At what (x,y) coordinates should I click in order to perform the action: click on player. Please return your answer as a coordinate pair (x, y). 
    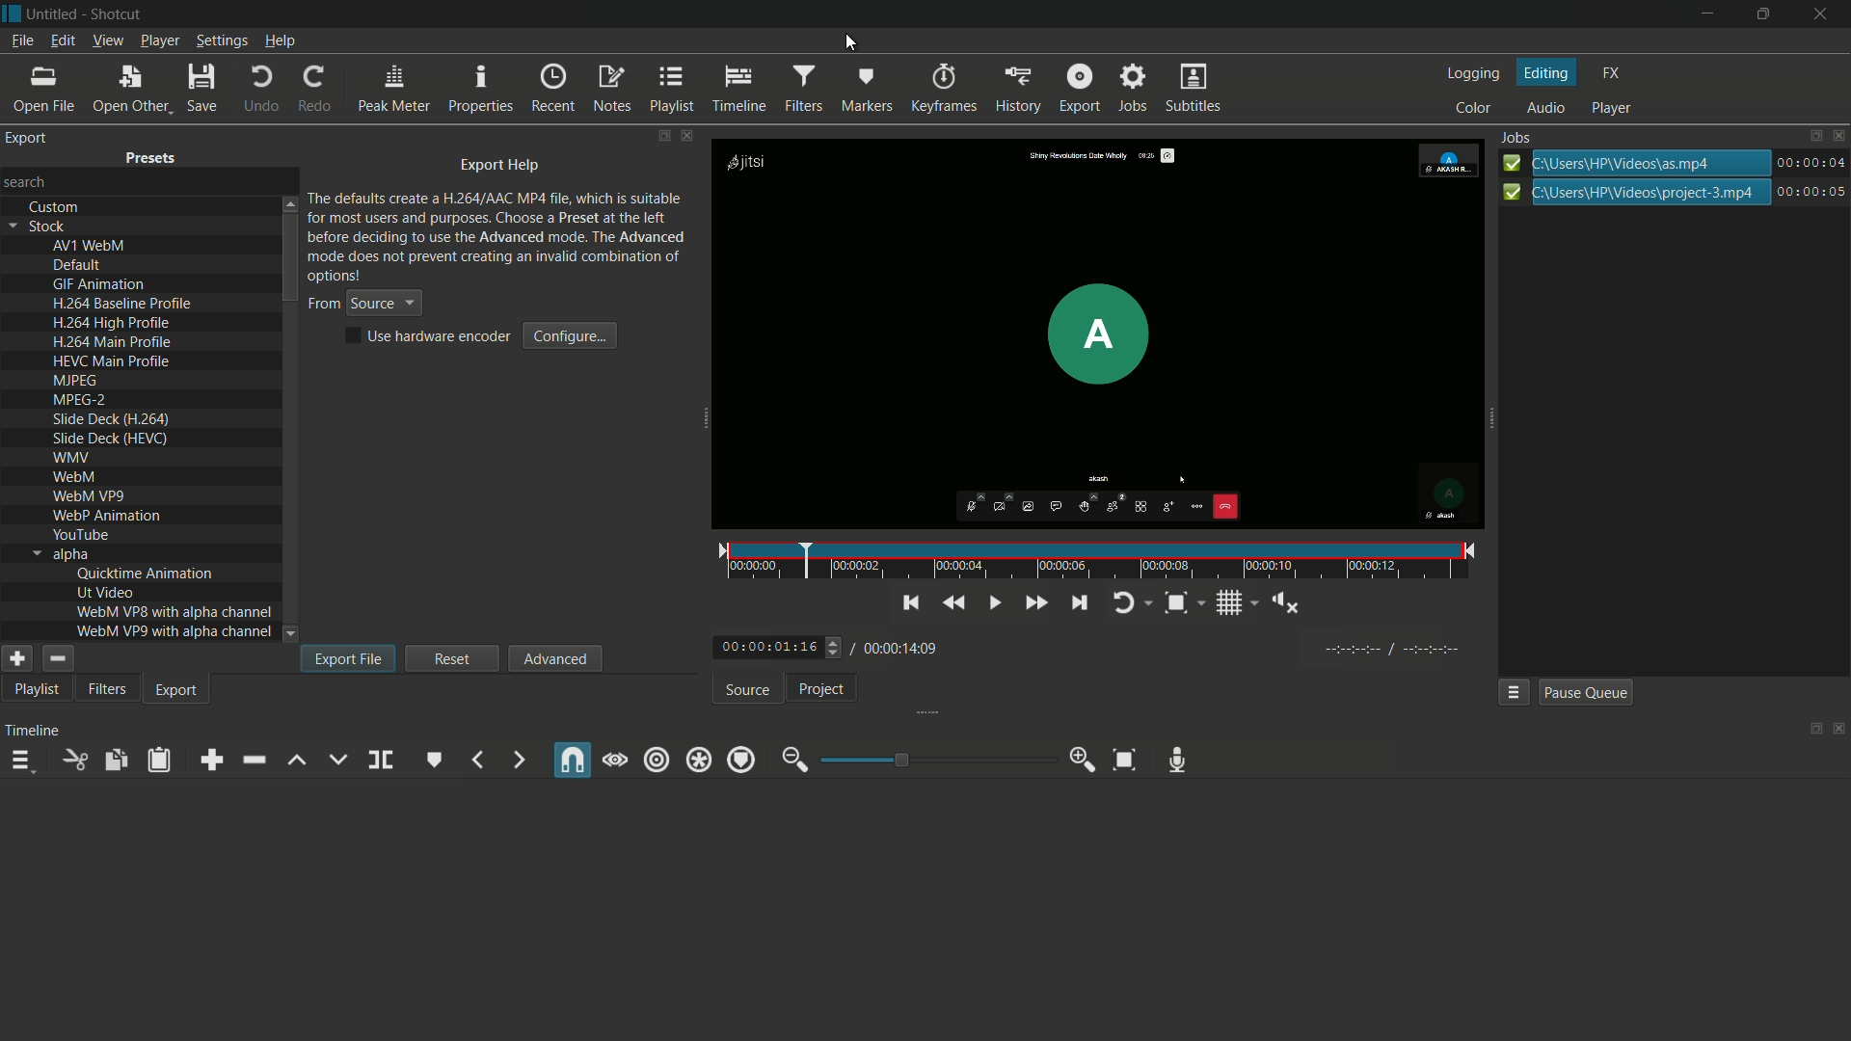
    Looking at the image, I should click on (1613, 109).